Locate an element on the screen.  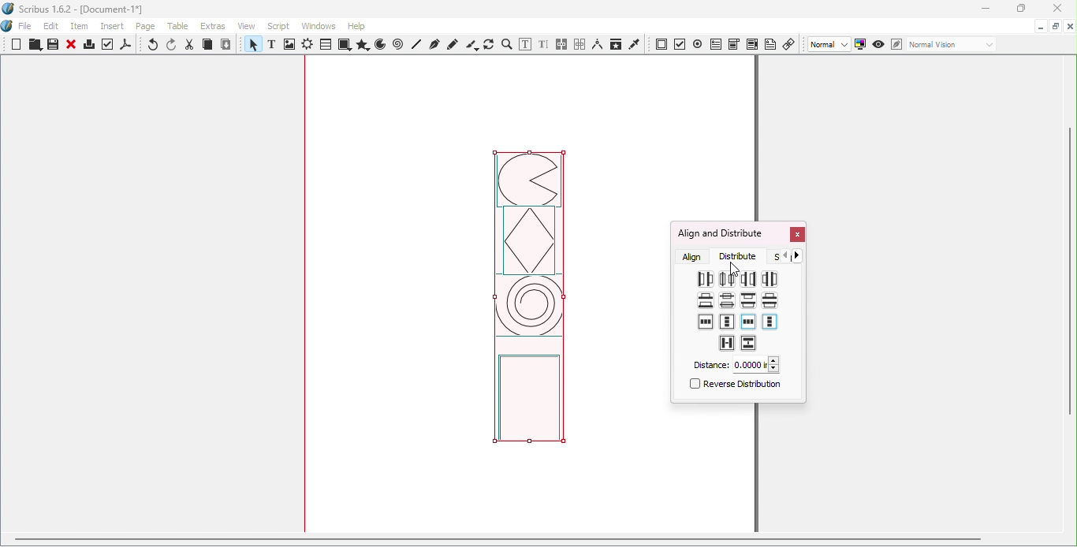
Logo is located at coordinates (8, 27).